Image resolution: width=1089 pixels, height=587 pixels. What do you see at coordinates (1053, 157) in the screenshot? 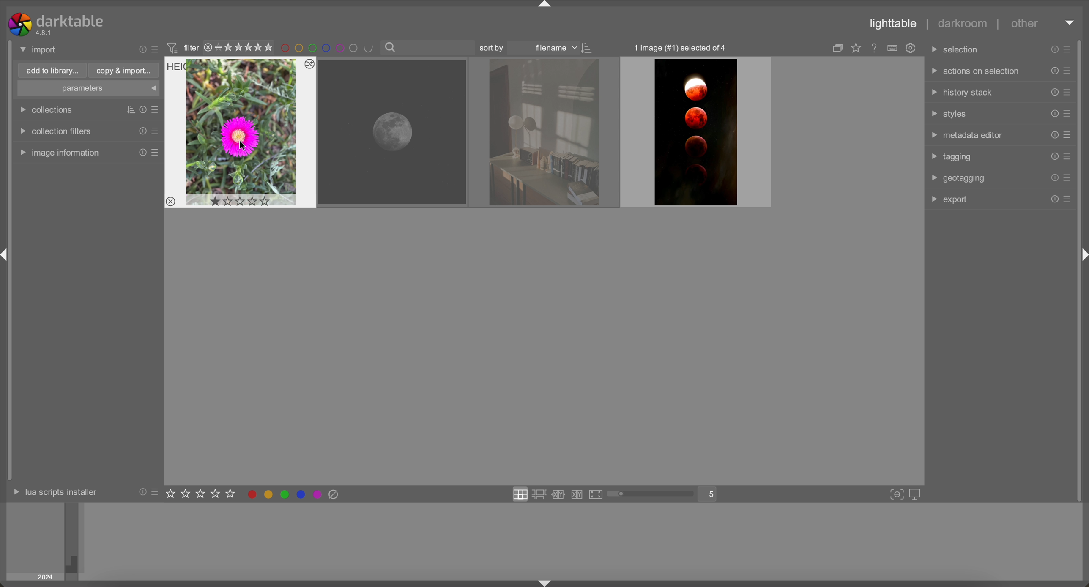
I see `reset presets` at bounding box center [1053, 157].